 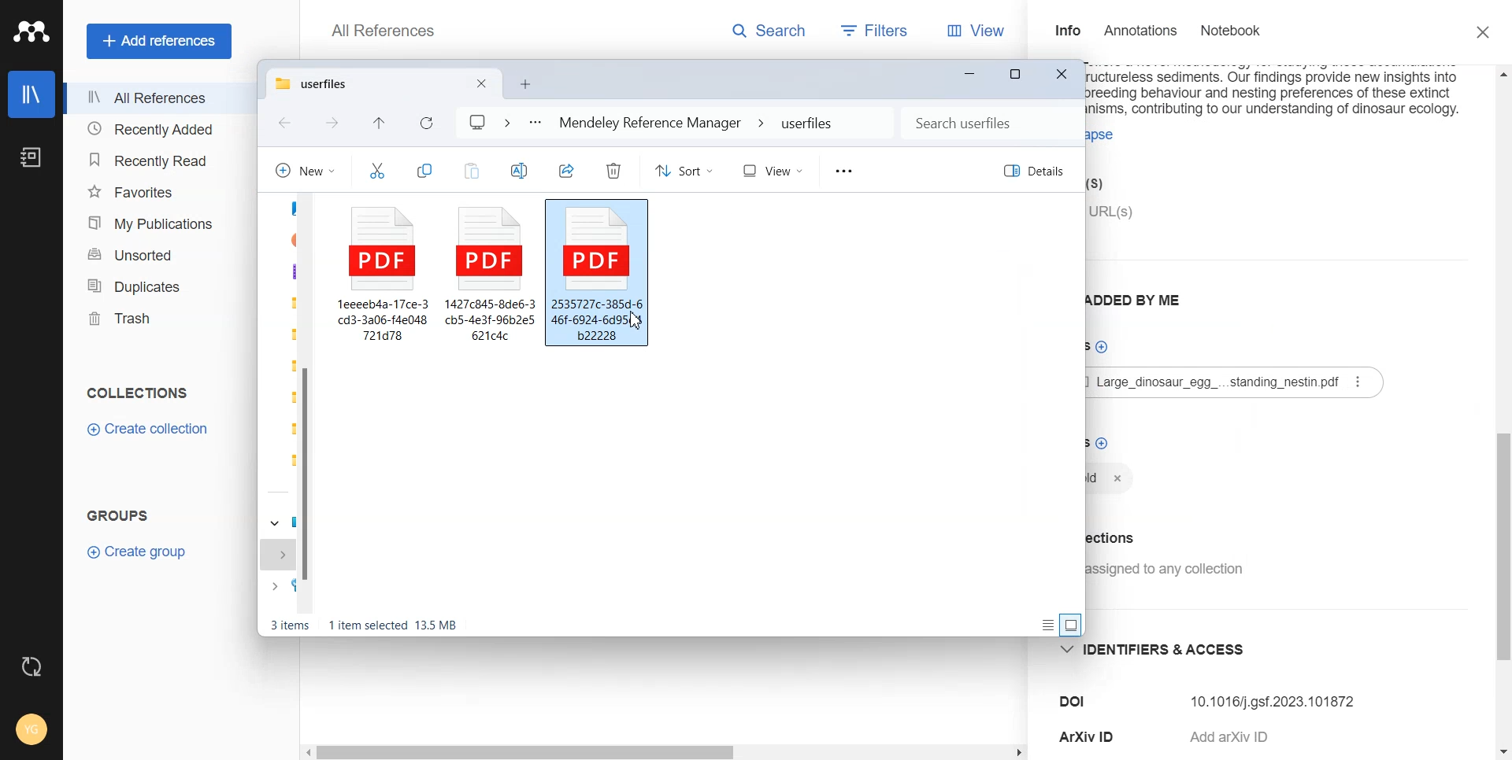 What do you see at coordinates (1047, 623) in the screenshot?
I see `Display information about each item on display` at bounding box center [1047, 623].